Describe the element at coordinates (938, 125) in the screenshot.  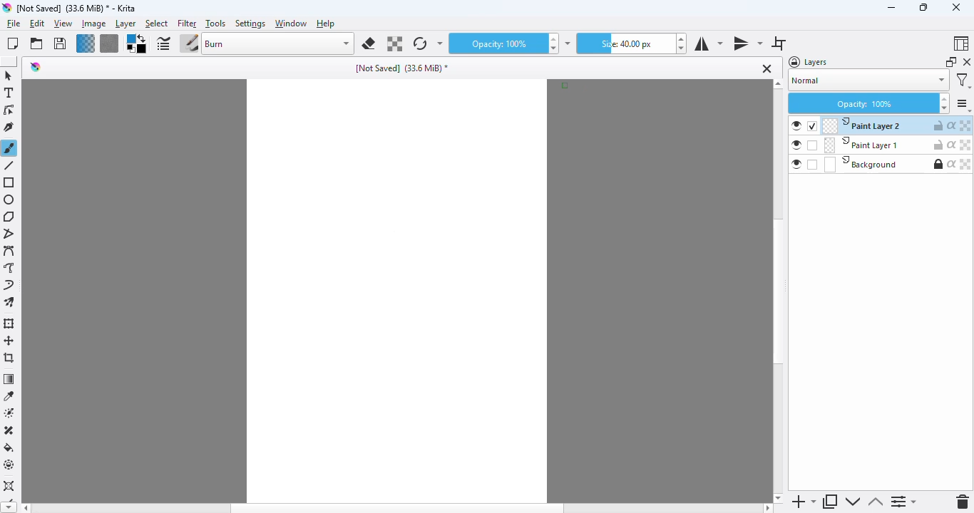
I see `unlocked` at that location.